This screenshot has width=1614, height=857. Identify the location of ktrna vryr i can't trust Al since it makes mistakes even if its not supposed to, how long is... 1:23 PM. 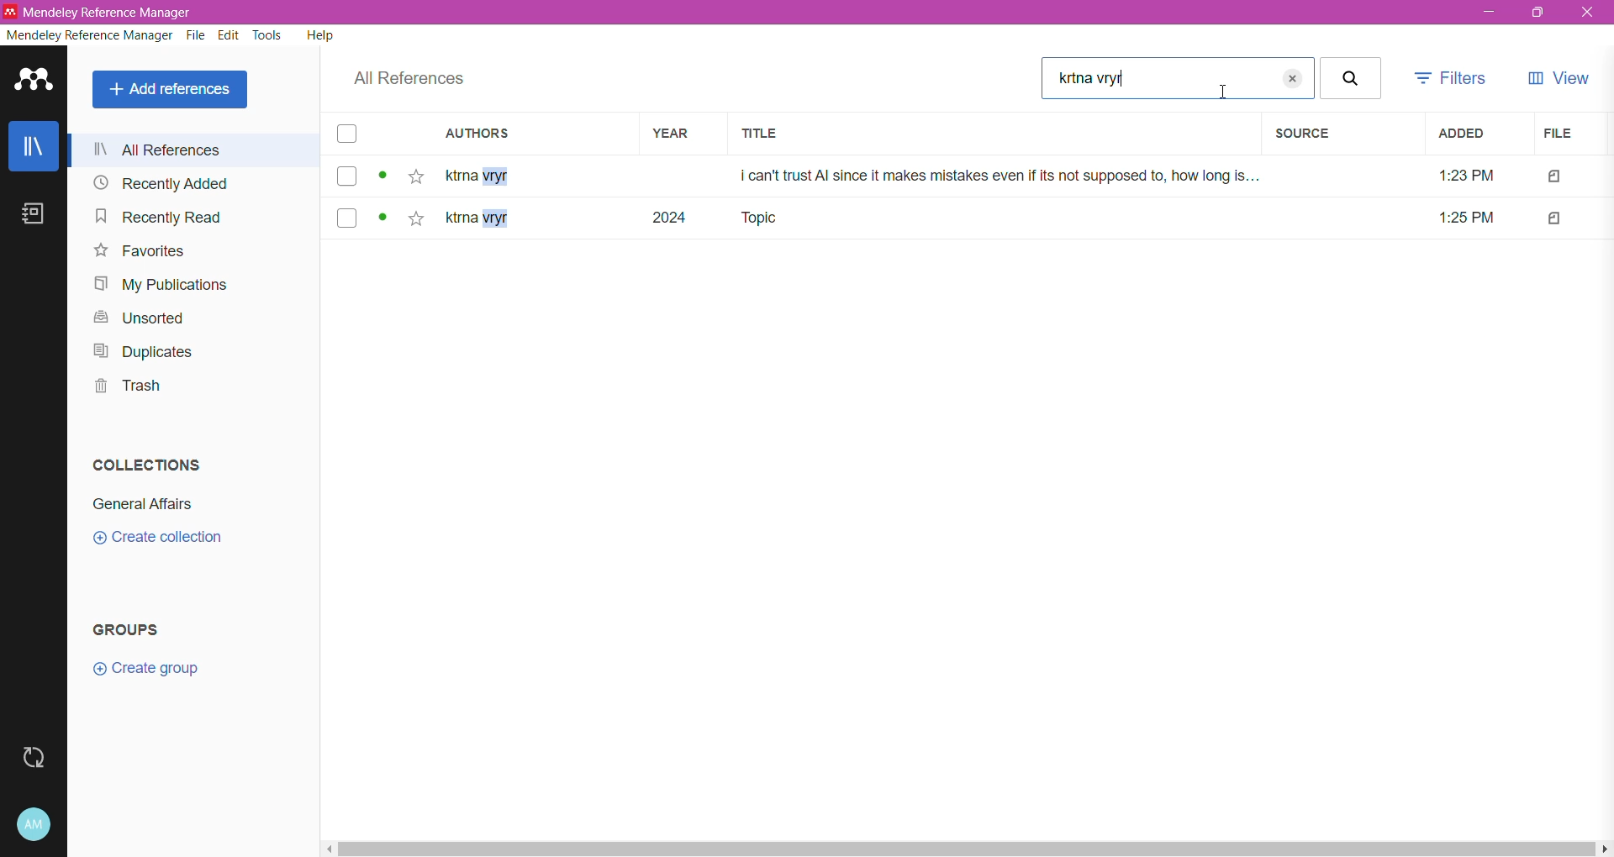
(972, 176).